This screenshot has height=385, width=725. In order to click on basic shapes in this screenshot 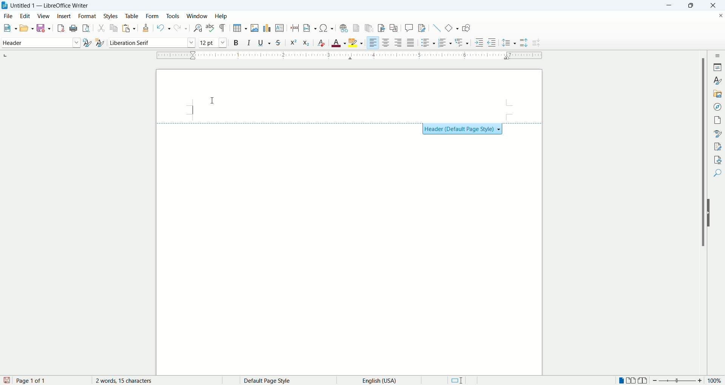, I will do `click(452, 28)`.